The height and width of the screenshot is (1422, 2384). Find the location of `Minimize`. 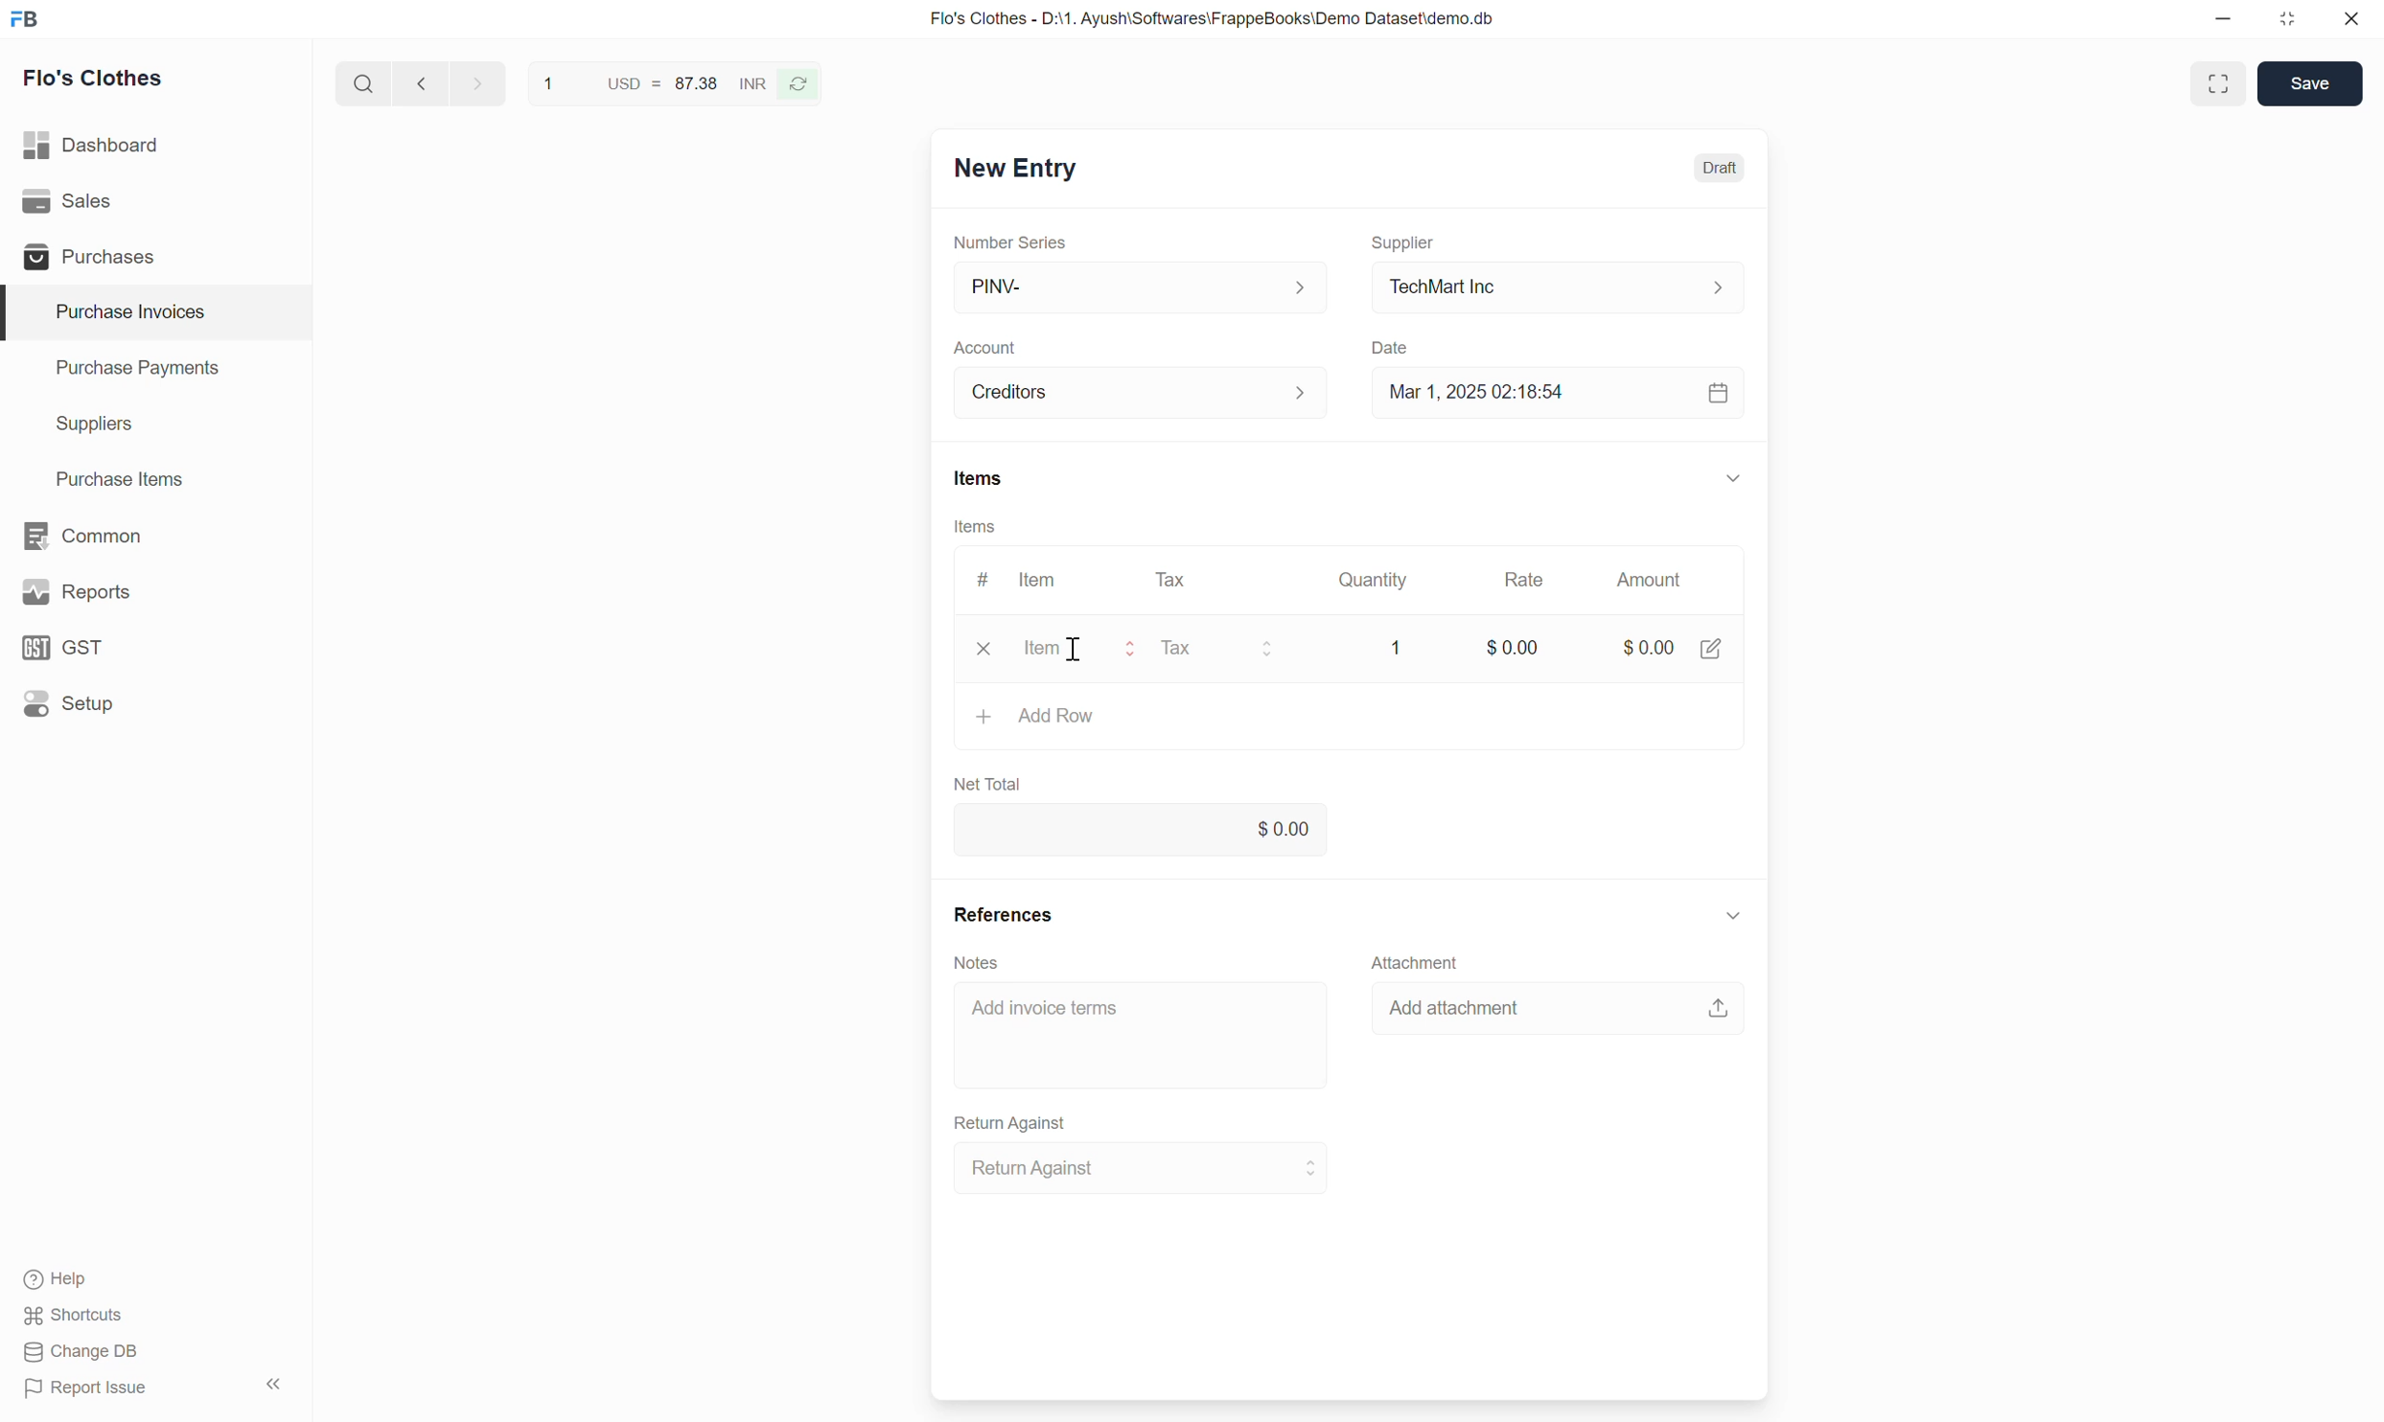

Minimize is located at coordinates (2223, 18).